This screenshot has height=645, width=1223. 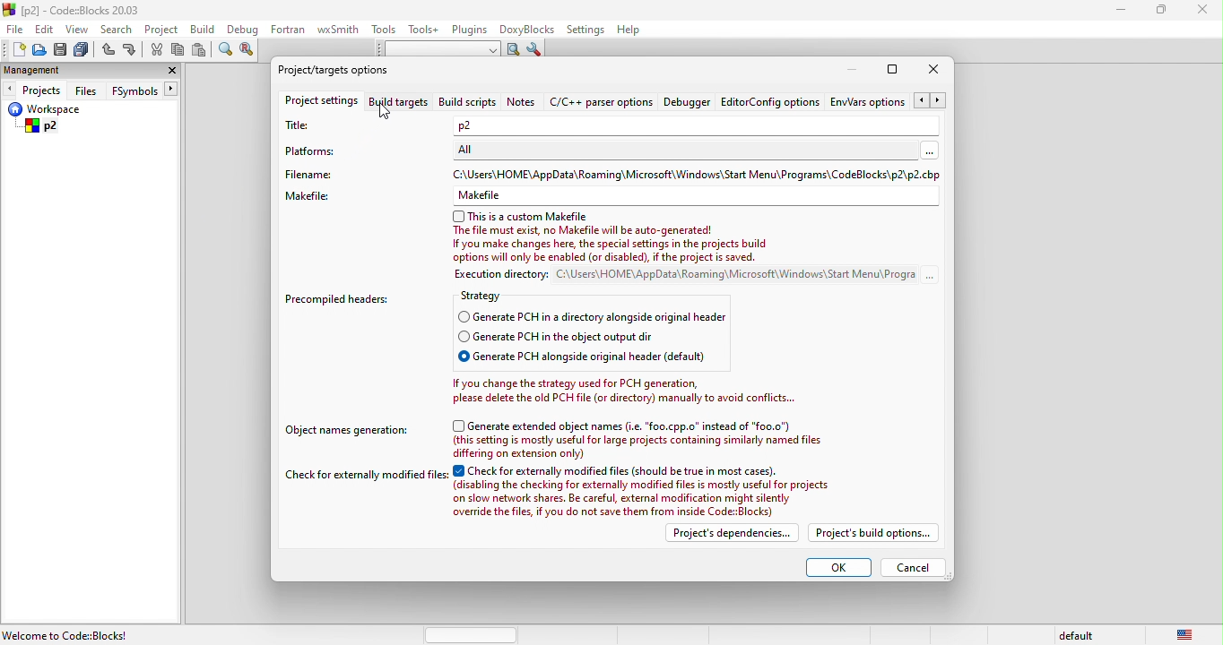 What do you see at coordinates (343, 299) in the screenshot?
I see `precompiled headers` at bounding box center [343, 299].